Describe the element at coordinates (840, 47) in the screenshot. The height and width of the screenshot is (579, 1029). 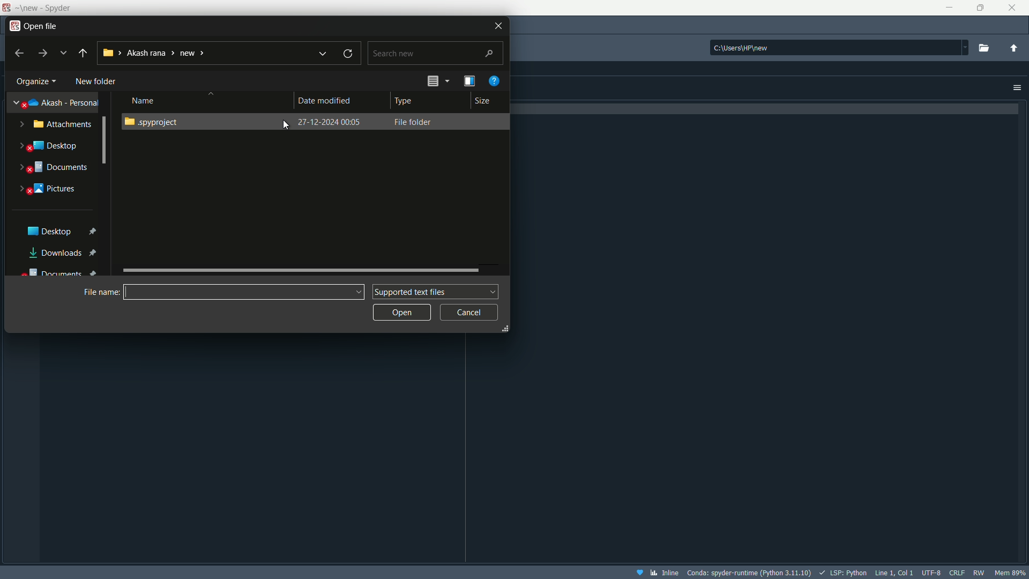
I see `directory` at that location.